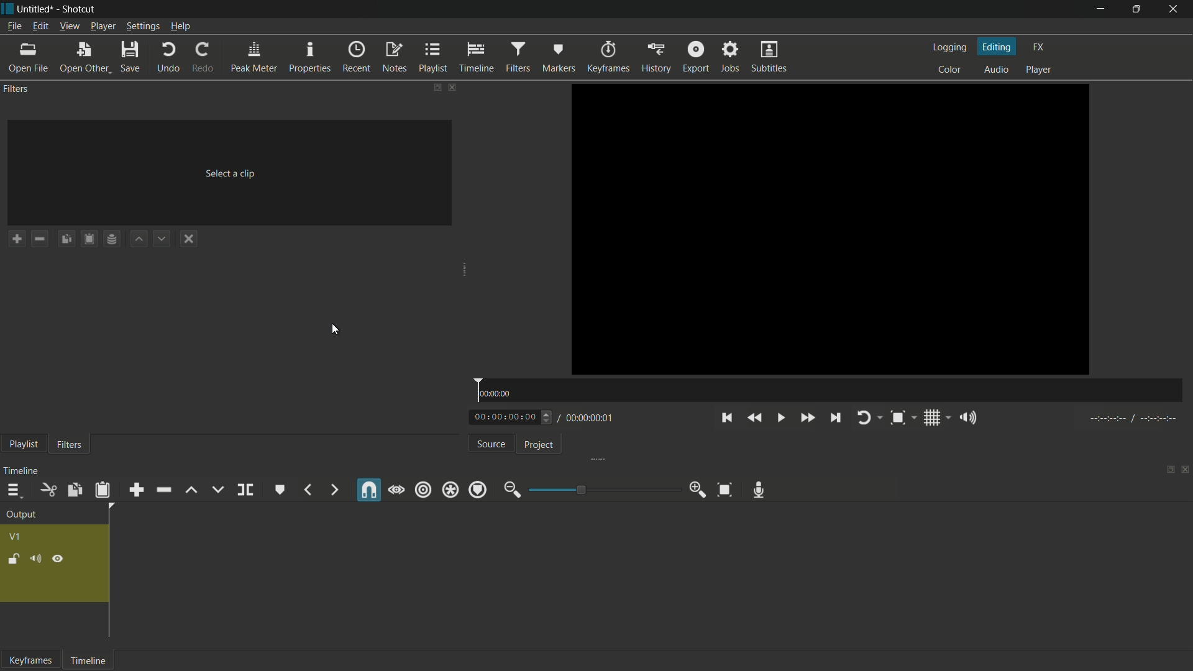 This screenshot has height=671, width=1193. What do you see at coordinates (83, 57) in the screenshot?
I see `open other` at bounding box center [83, 57].